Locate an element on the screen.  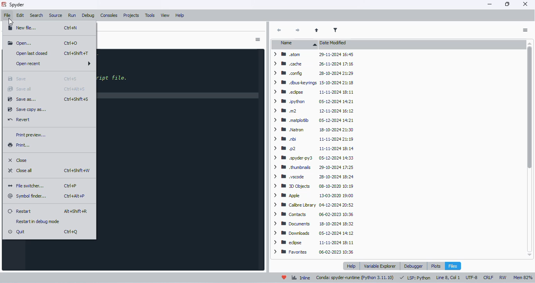
> Documents 18-10-2024 18:32 is located at coordinates (312, 224).